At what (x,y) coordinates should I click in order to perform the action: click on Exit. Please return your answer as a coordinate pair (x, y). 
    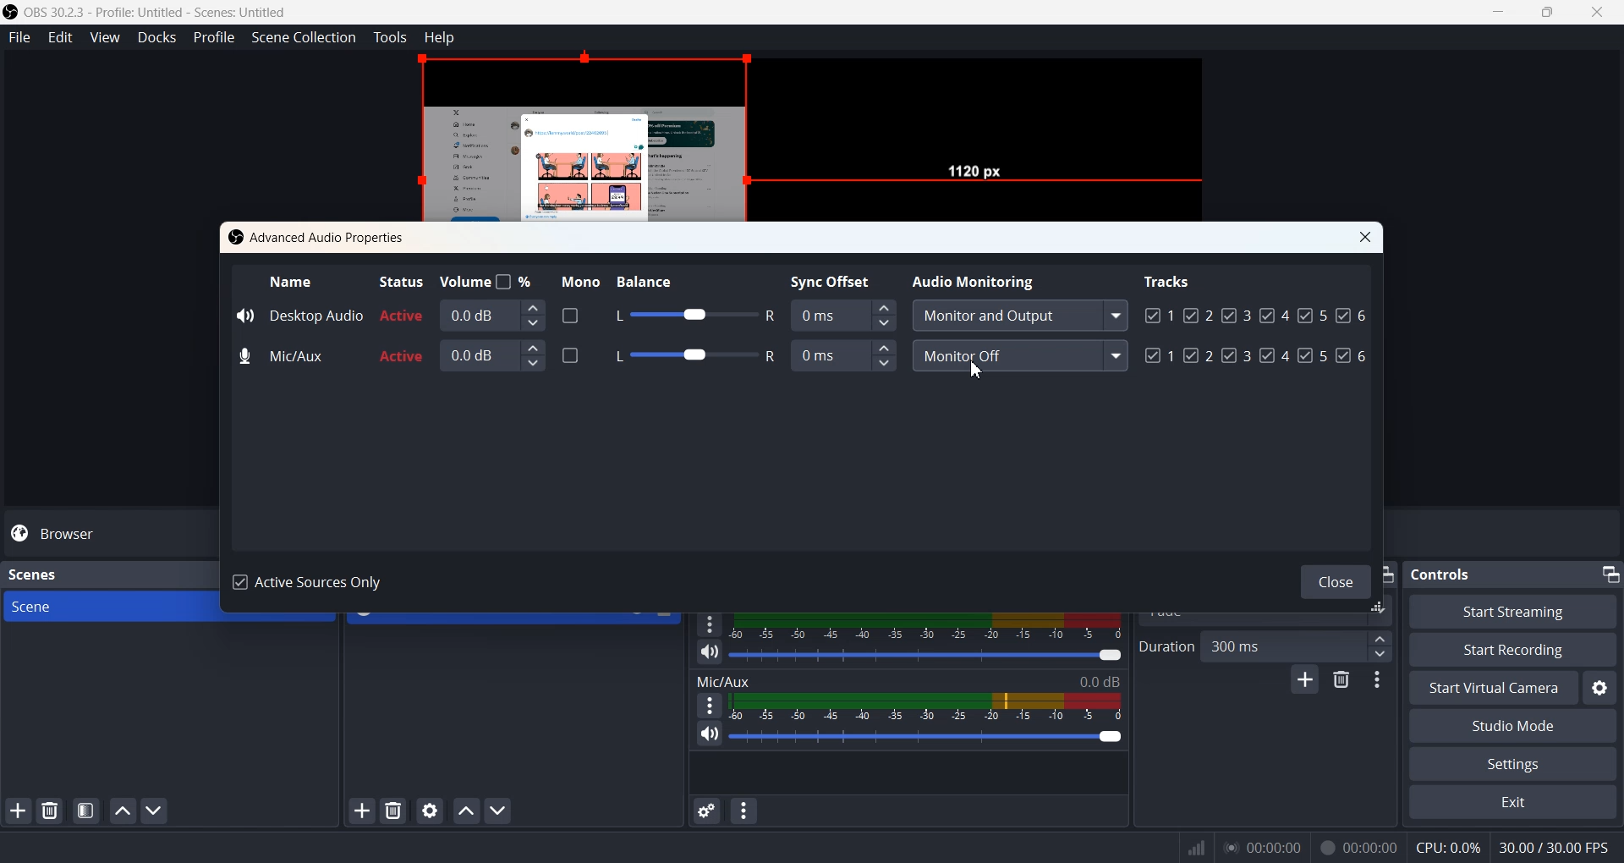
    Looking at the image, I should click on (1512, 804).